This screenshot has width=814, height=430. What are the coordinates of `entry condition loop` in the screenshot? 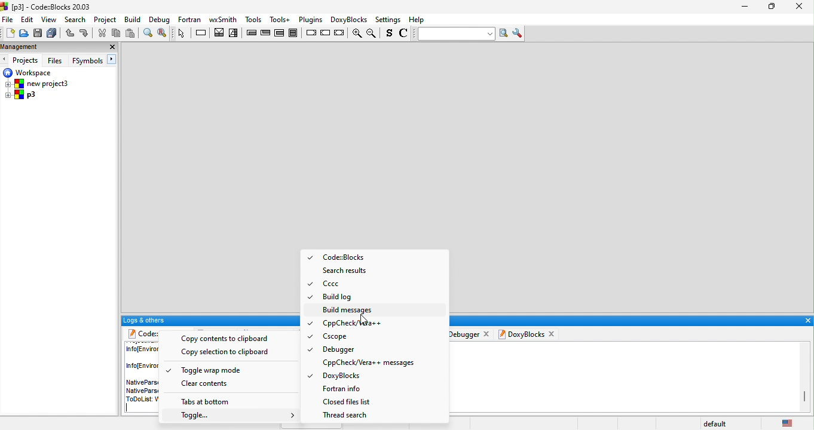 It's located at (251, 32).